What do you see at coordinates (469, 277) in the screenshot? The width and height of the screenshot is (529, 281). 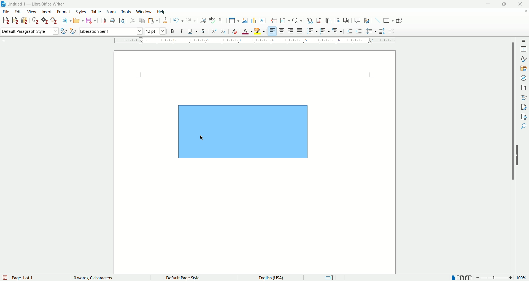 I see `book view` at bounding box center [469, 277].